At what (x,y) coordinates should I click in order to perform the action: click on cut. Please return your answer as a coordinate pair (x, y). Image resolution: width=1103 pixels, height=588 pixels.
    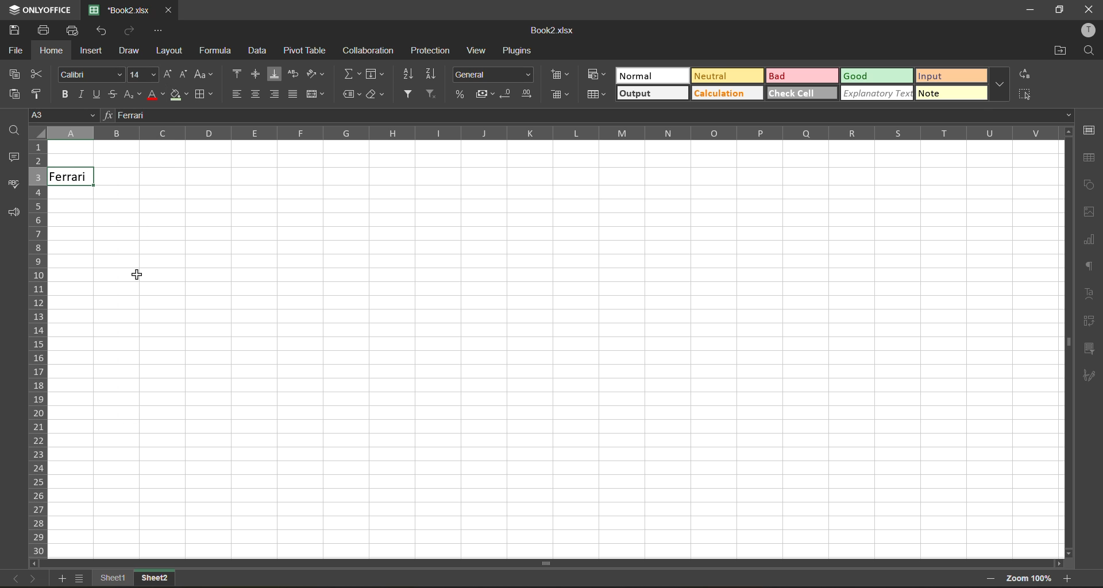
    Looking at the image, I should click on (38, 73).